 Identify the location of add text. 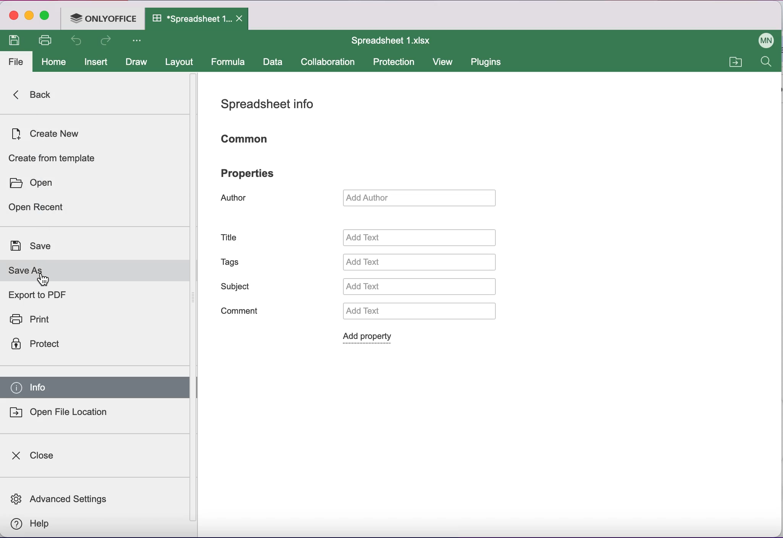
(422, 262).